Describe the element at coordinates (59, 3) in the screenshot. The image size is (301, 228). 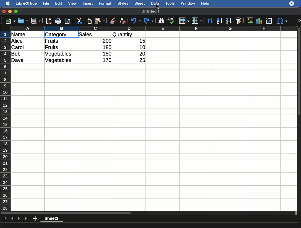
I see `edit` at that location.